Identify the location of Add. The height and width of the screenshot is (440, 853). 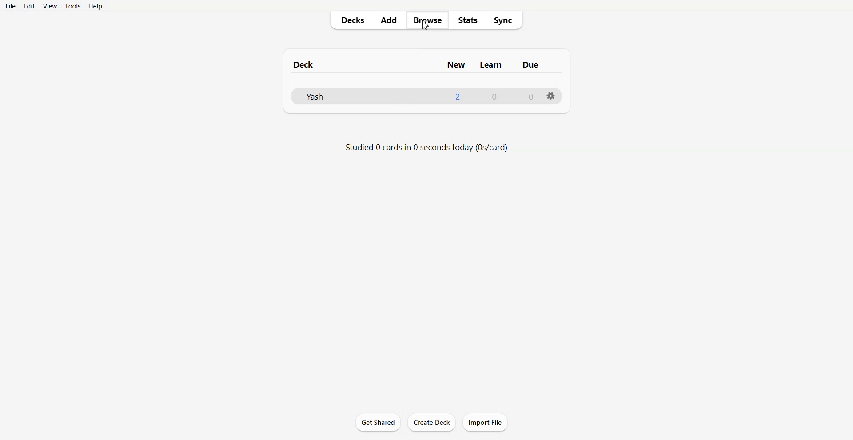
(391, 21).